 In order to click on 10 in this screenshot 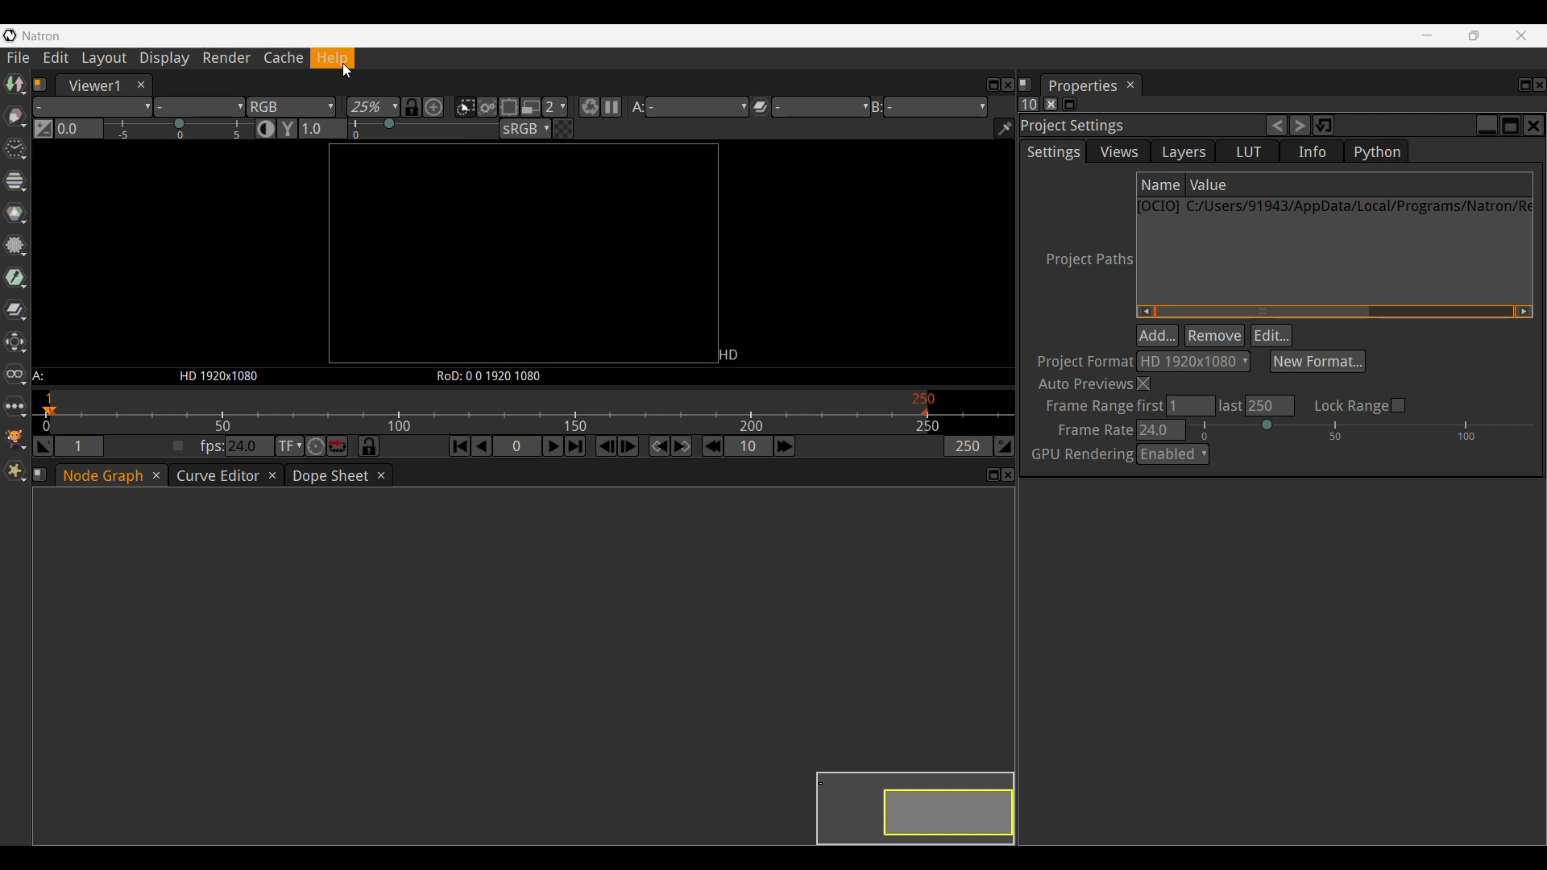, I will do `click(749, 445)`.